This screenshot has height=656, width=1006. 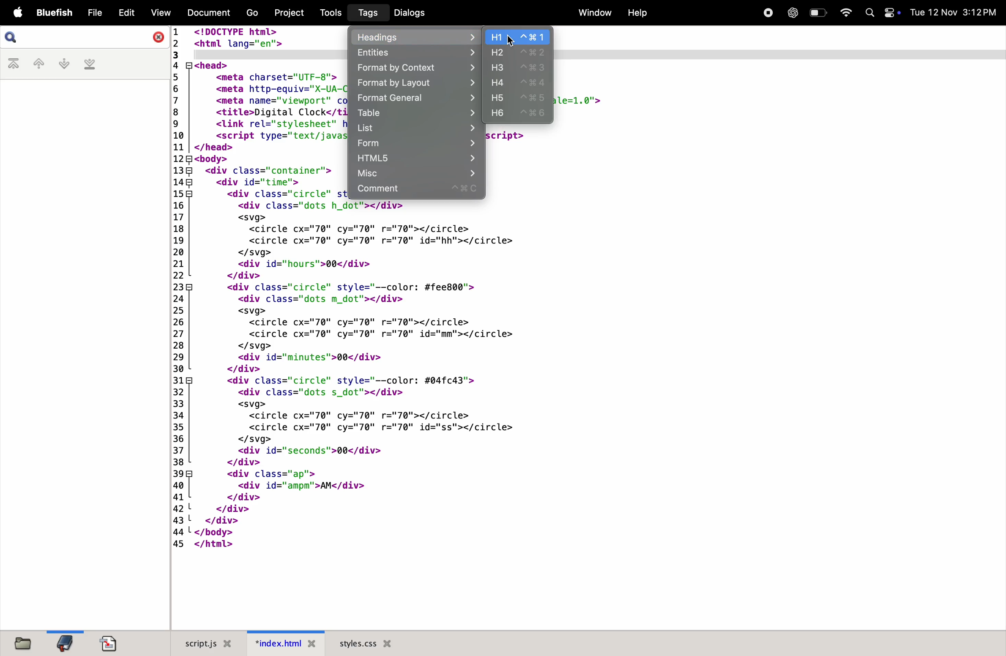 What do you see at coordinates (415, 174) in the screenshot?
I see `misc` at bounding box center [415, 174].